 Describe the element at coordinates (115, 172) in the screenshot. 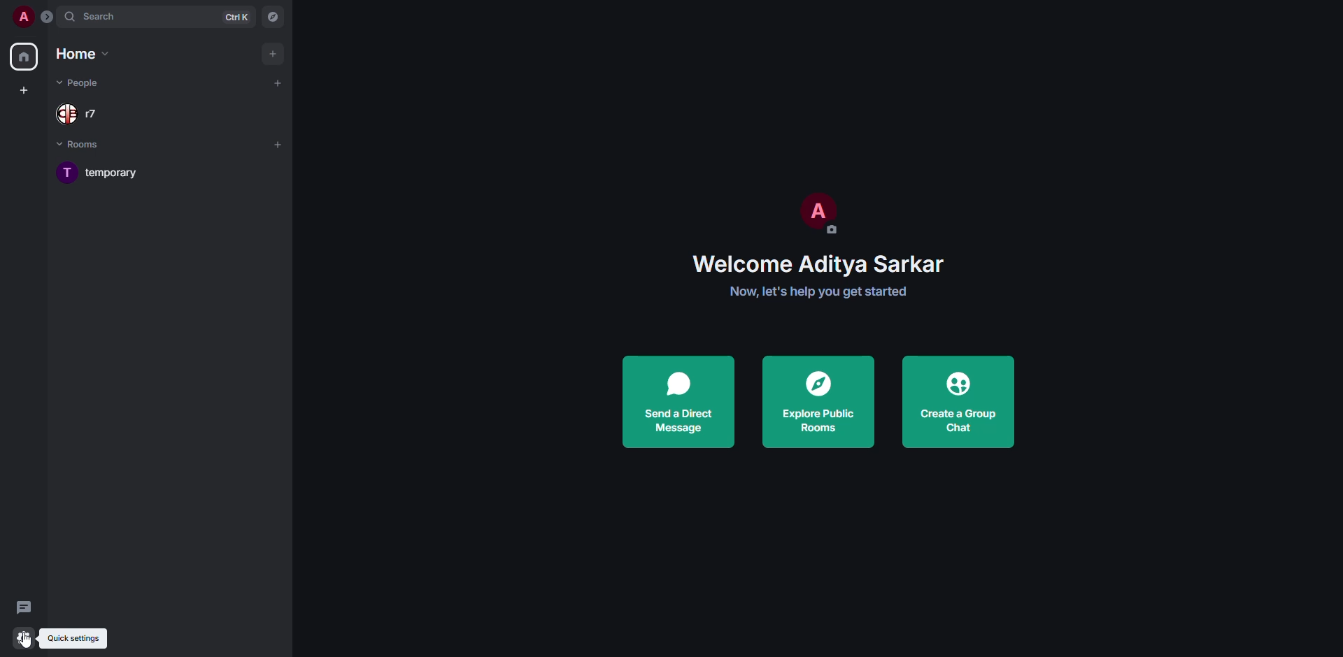

I see `room` at that location.